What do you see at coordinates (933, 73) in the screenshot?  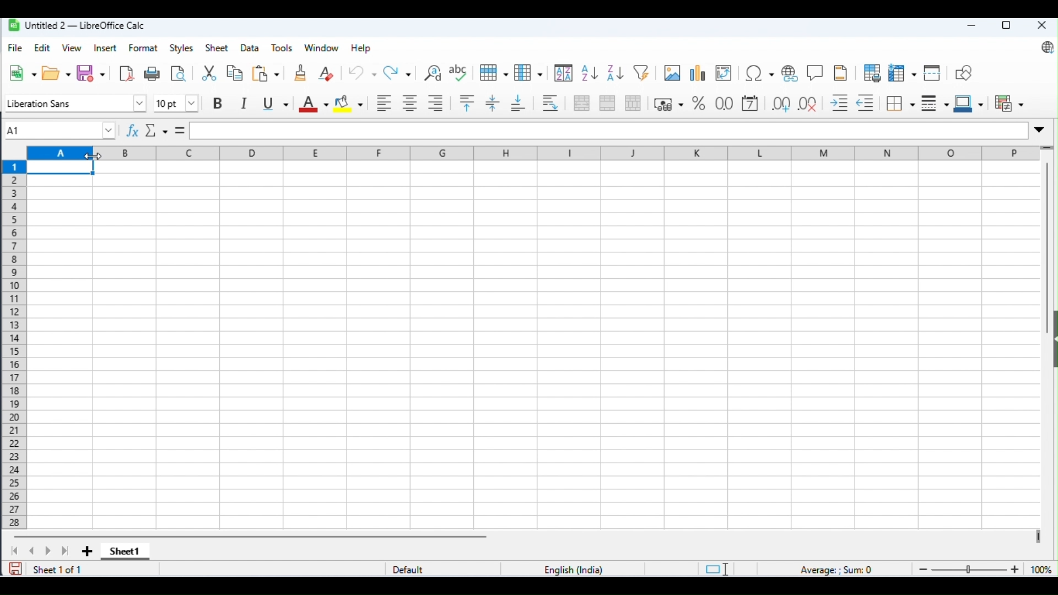 I see `split window` at bounding box center [933, 73].